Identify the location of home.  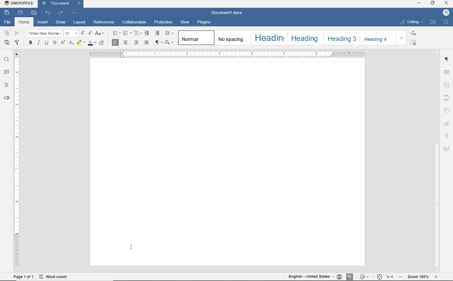
(24, 23).